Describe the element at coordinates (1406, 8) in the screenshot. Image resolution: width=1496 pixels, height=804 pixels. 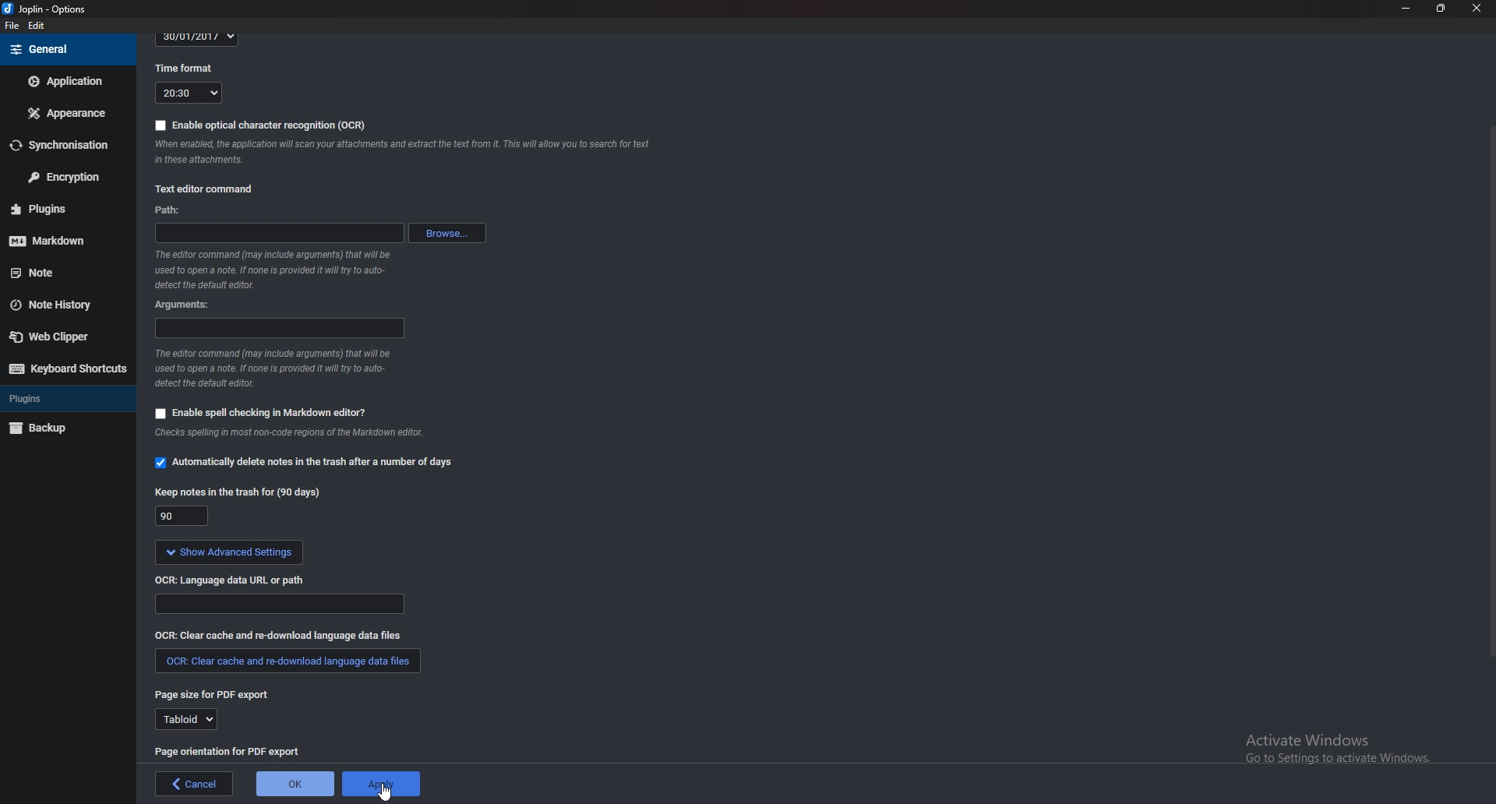
I see `Minimize` at that location.